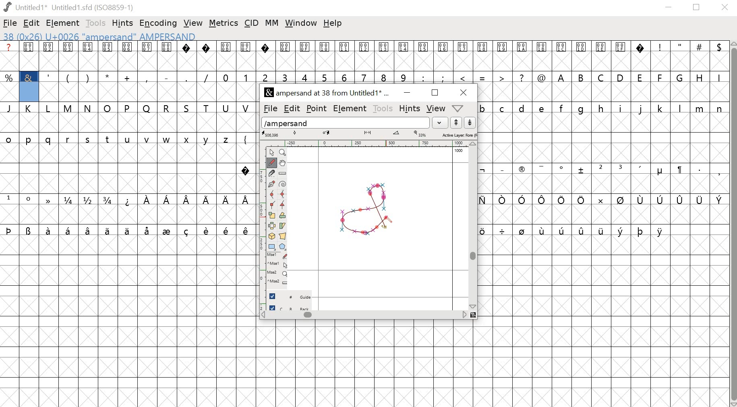 This screenshot has width=737, height=407. Describe the element at coordinates (283, 216) in the screenshot. I see `rotate selection` at that location.